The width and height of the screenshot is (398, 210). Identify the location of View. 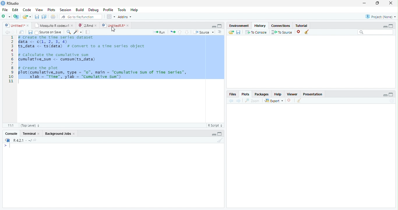
(39, 10).